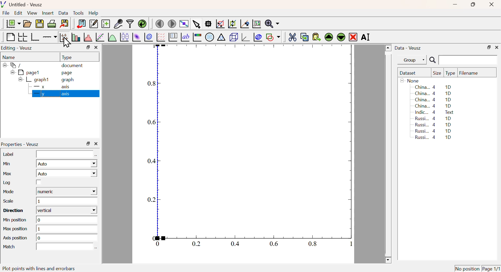  Describe the element at coordinates (197, 37) in the screenshot. I see `Image Color bar` at that location.